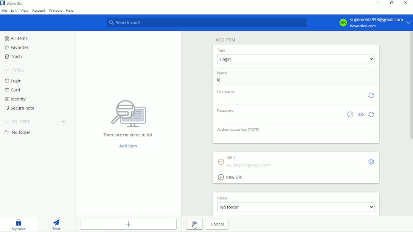 This screenshot has width=413, height=232. Describe the element at coordinates (225, 40) in the screenshot. I see `Add item` at that location.